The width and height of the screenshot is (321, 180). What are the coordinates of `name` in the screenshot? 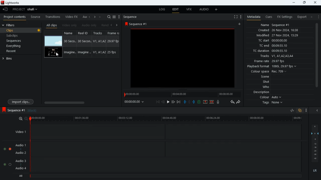 It's located at (275, 24).